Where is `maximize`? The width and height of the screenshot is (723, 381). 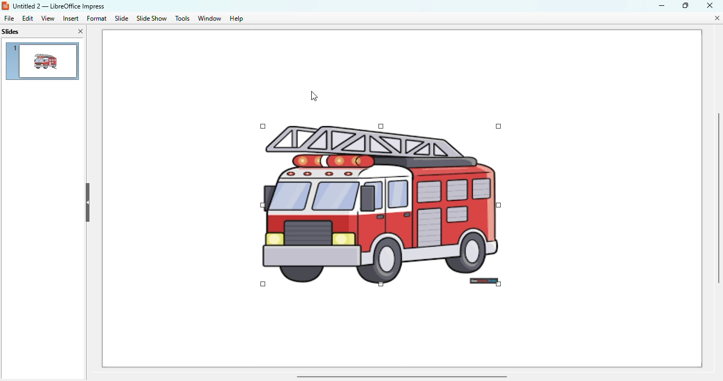 maximize is located at coordinates (686, 5).